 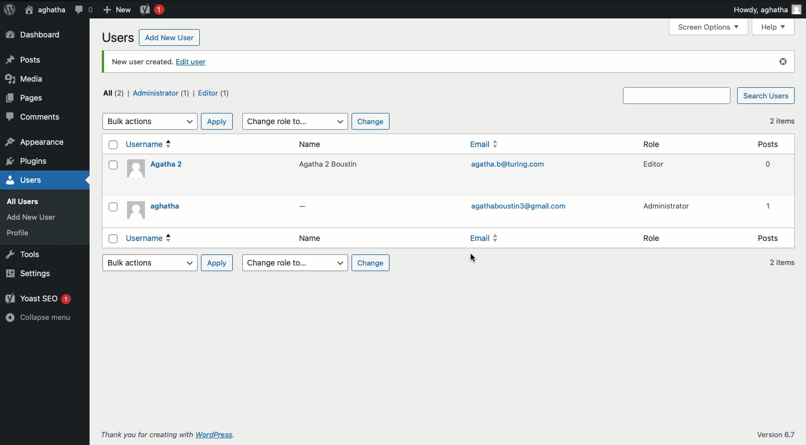 I want to click on Agatha 2 Boustin, so click(x=327, y=163).